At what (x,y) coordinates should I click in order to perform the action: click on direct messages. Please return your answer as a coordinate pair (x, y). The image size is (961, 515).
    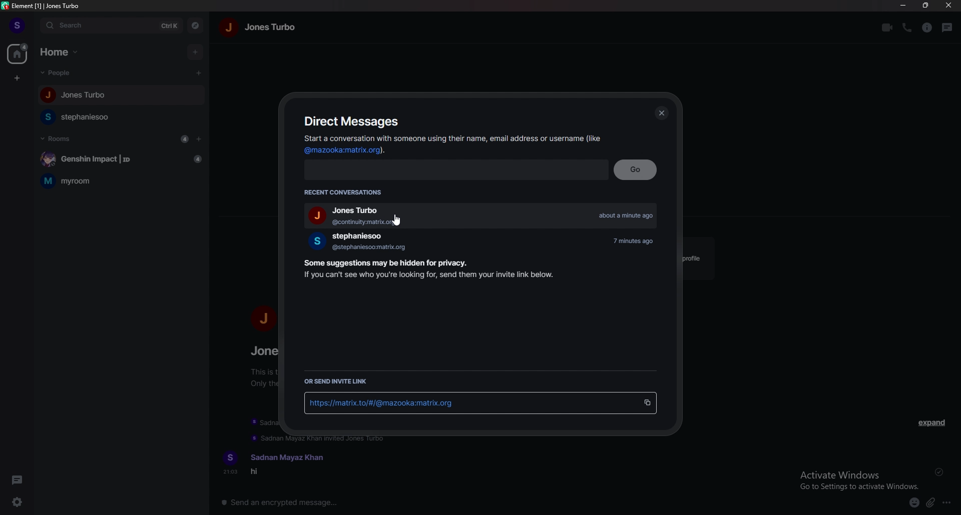
    Looking at the image, I should click on (355, 121).